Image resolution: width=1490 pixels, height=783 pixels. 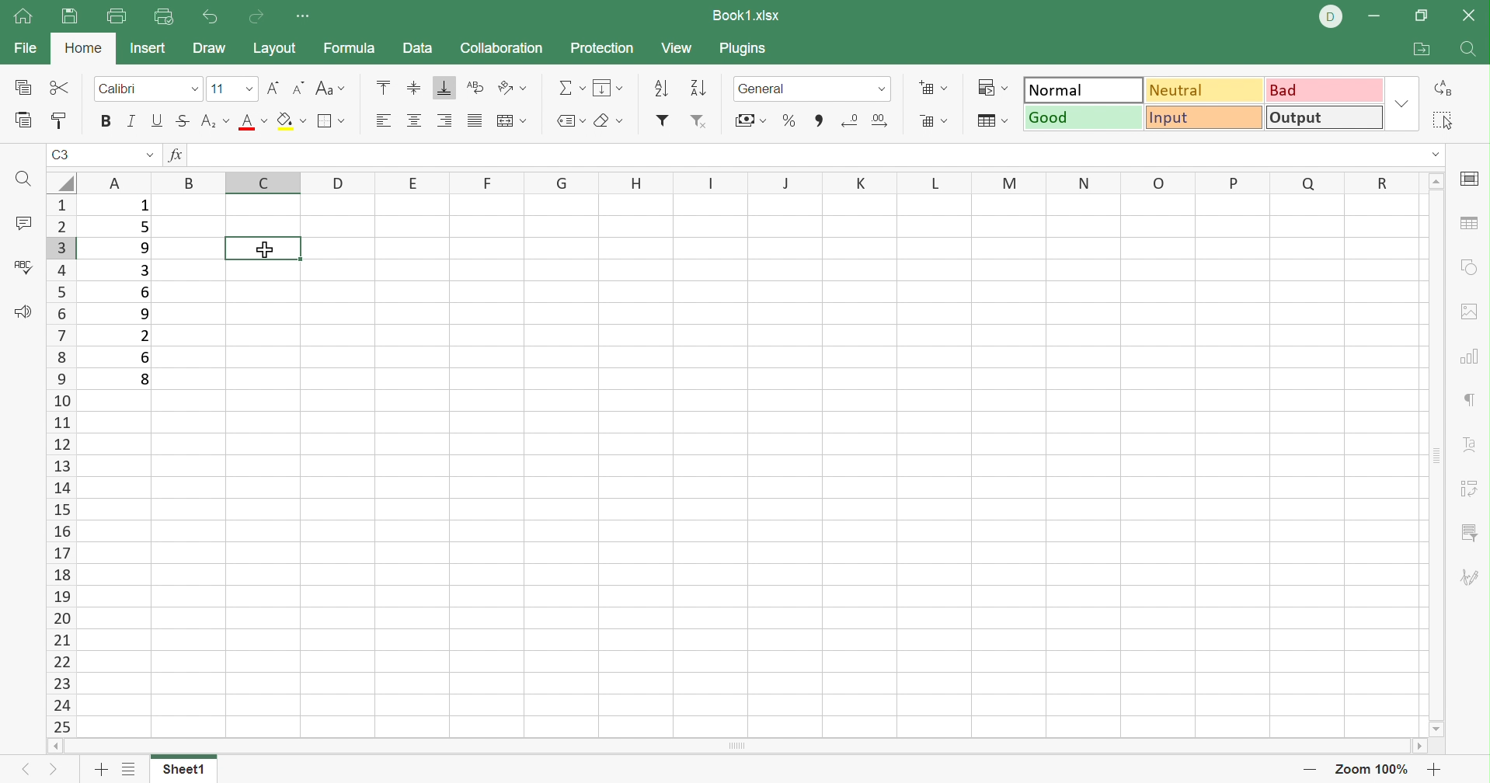 I want to click on Feedback & Support, so click(x=22, y=311).